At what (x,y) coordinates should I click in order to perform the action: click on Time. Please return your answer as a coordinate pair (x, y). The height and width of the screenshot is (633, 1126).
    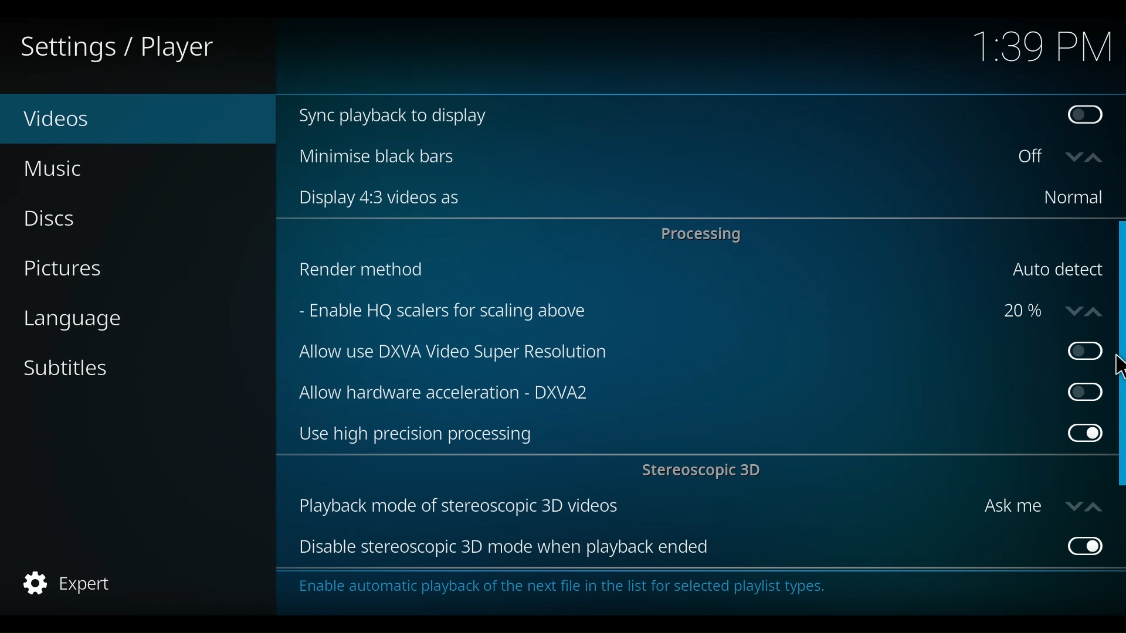
    Looking at the image, I should click on (1042, 49).